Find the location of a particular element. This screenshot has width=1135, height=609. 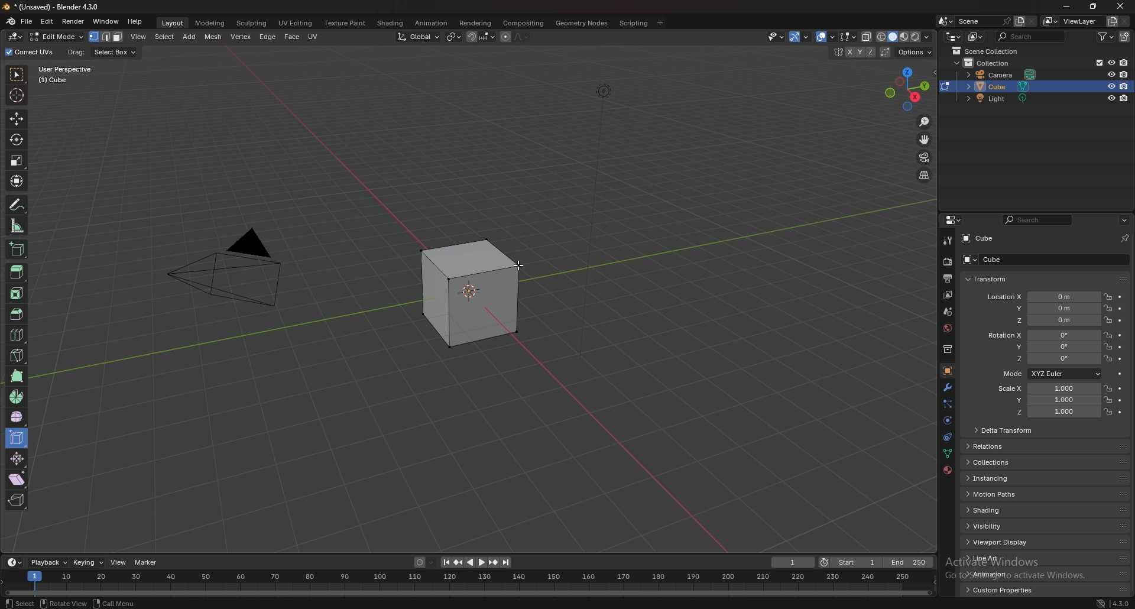

use a preset viewpoint is located at coordinates (907, 89).